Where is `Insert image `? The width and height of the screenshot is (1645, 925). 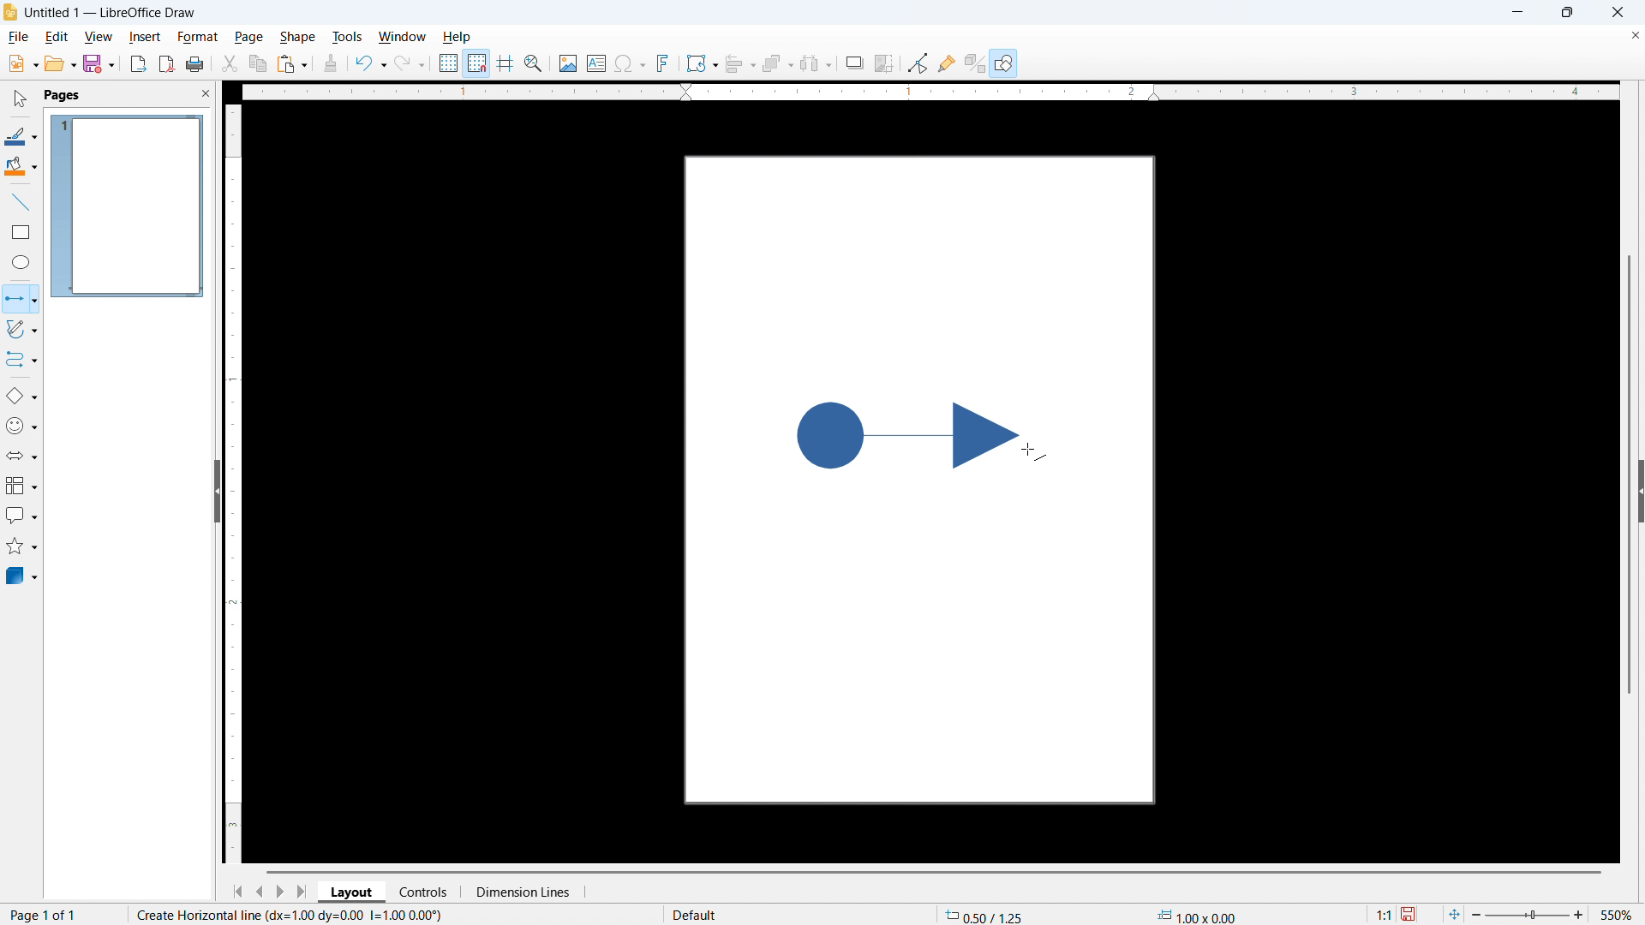
Insert image  is located at coordinates (569, 63).